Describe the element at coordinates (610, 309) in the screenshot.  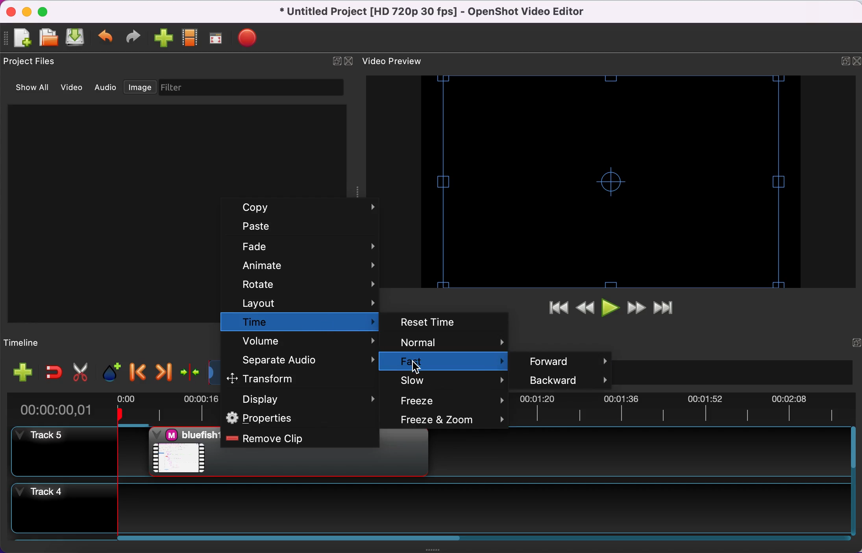
I see `play` at that location.